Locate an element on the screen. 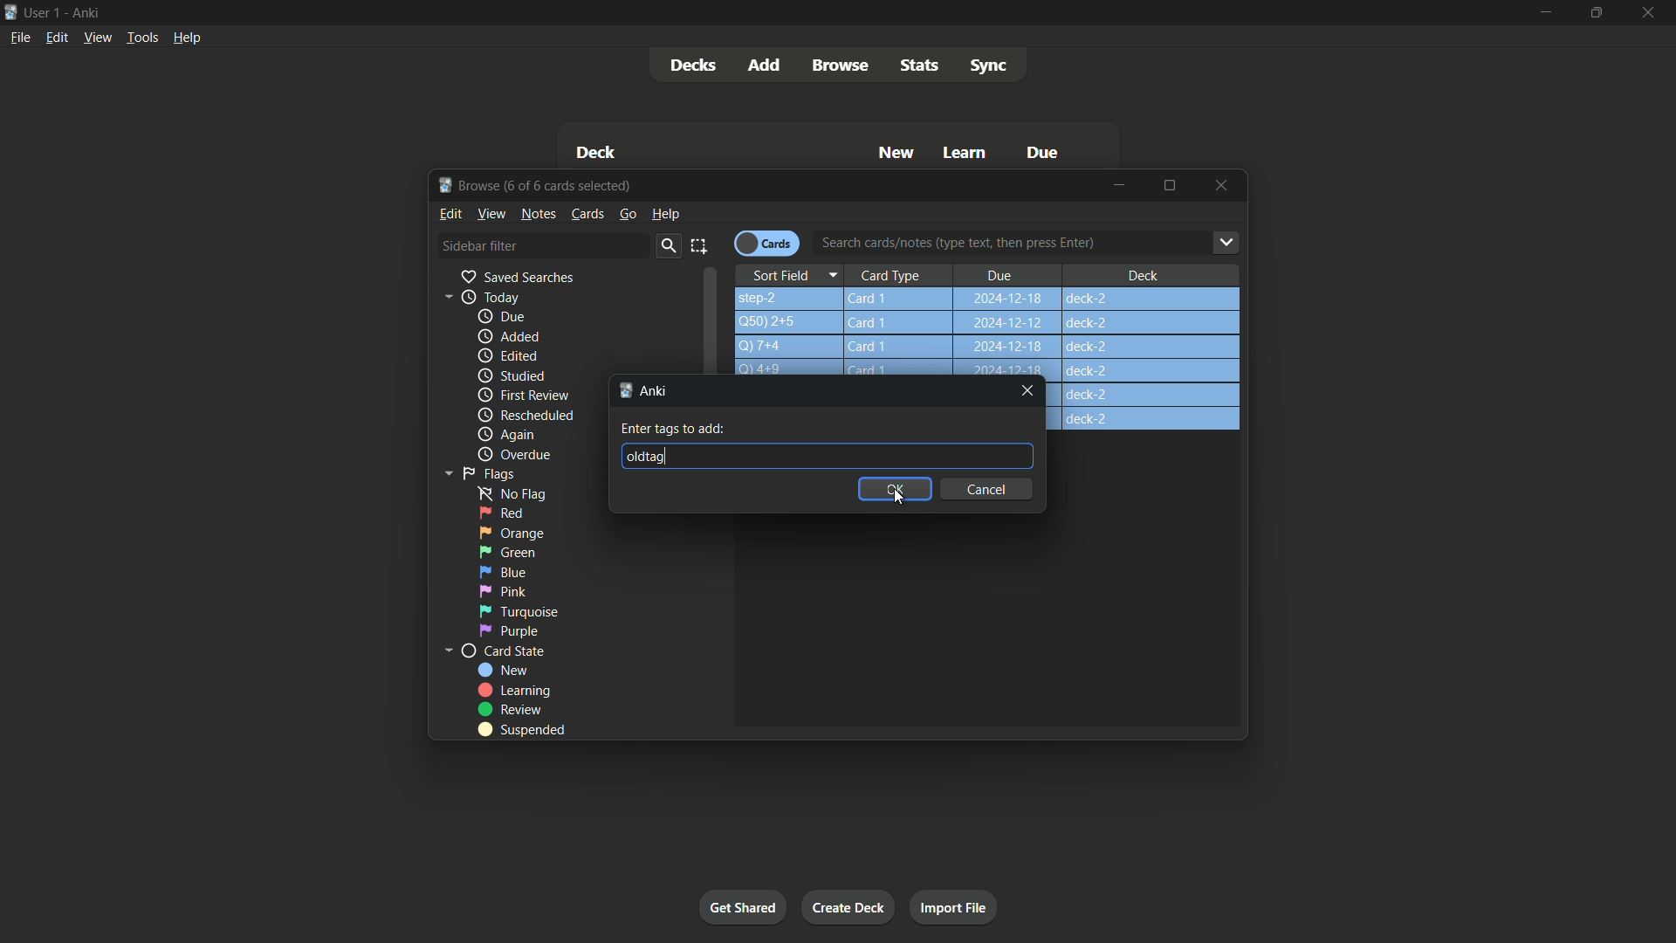 The image size is (1676, 943). Turquoise is located at coordinates (517, 611).